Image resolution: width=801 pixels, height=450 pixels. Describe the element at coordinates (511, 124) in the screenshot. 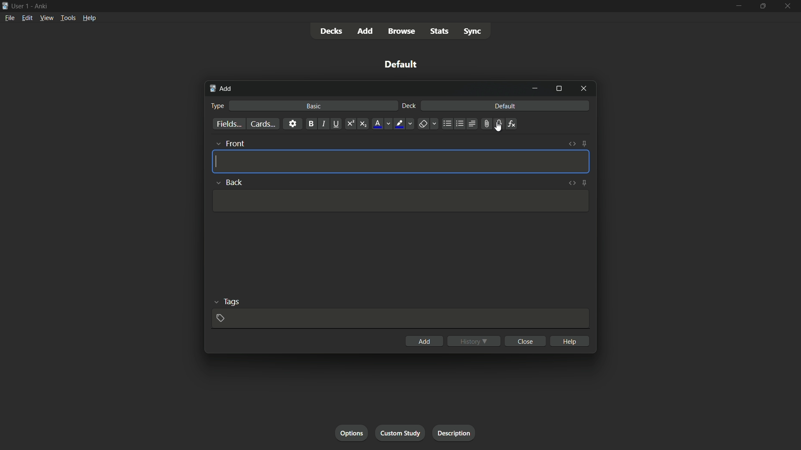

I see `equations` at that location.